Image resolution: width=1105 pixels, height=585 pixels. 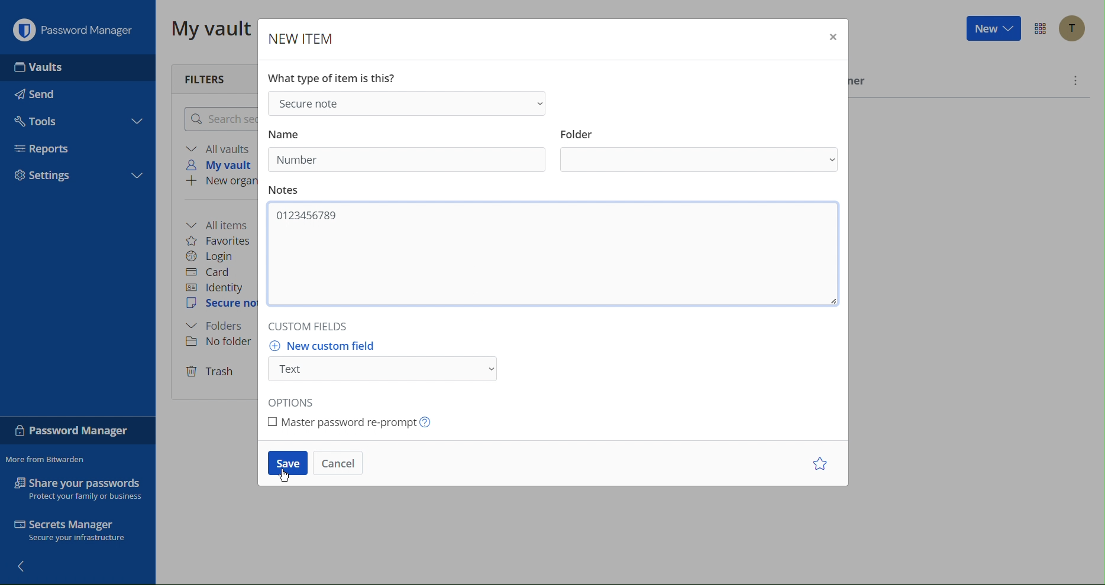 What do you see at coordinates (224, 166) in the screenshot?
I see `My vault` at bounding box center [224, 166].